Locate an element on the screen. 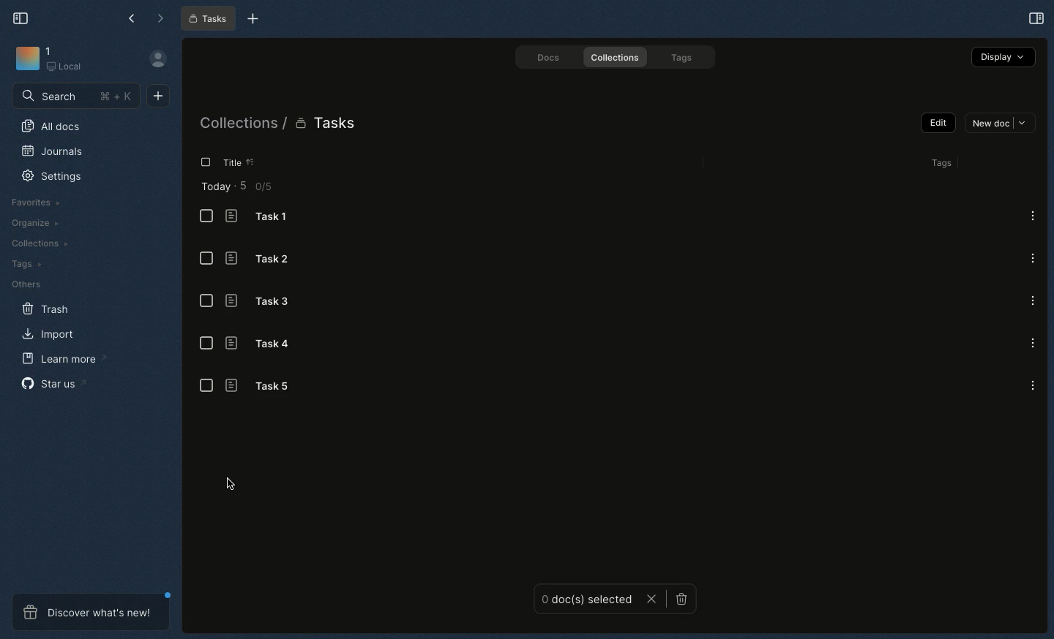 The width and height of the screenshot is (1054, 639). Task 4 is located at coordinates (261, 344).